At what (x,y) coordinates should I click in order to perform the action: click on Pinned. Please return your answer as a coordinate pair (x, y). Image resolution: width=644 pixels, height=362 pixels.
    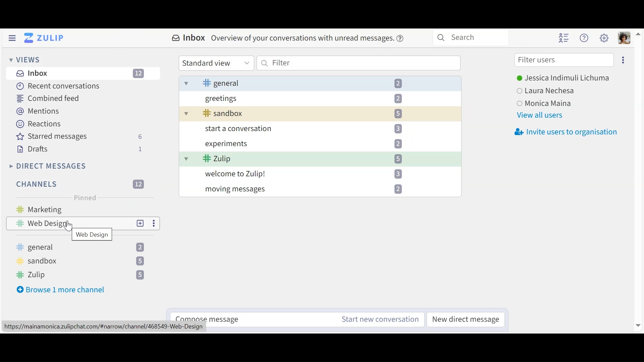
    Looking at the image, I should click on (85, 198).